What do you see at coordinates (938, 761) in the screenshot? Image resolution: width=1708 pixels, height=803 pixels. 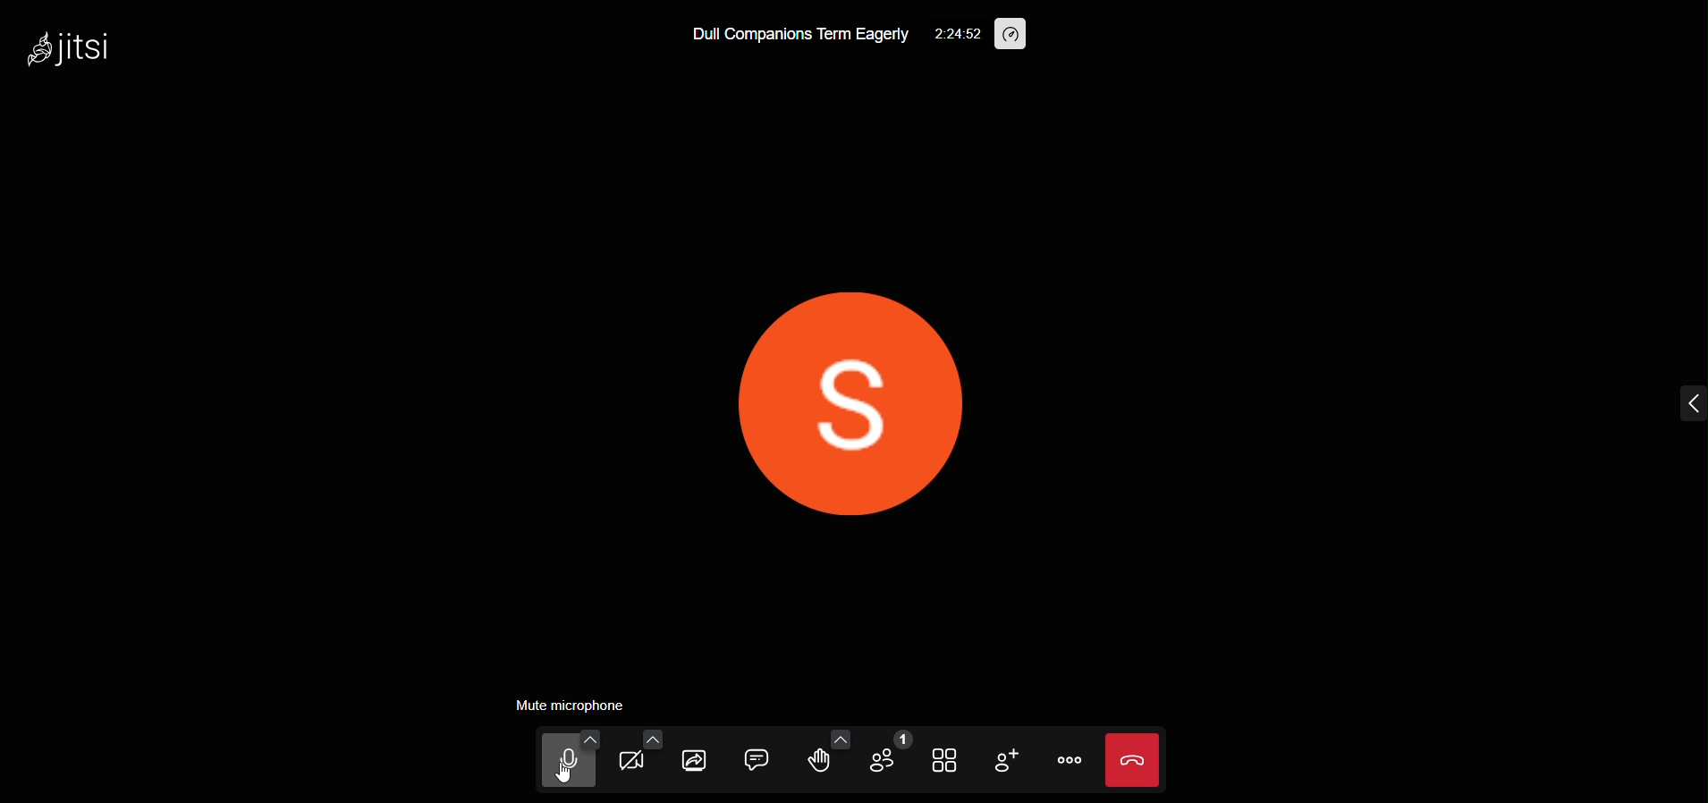 I see `tile view` at bounding box center [938, 761].